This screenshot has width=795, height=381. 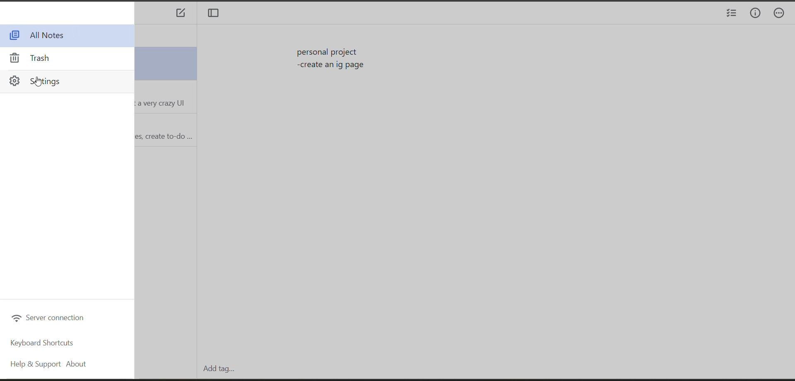 I want to click on server connection, so click(x=48, y=318).